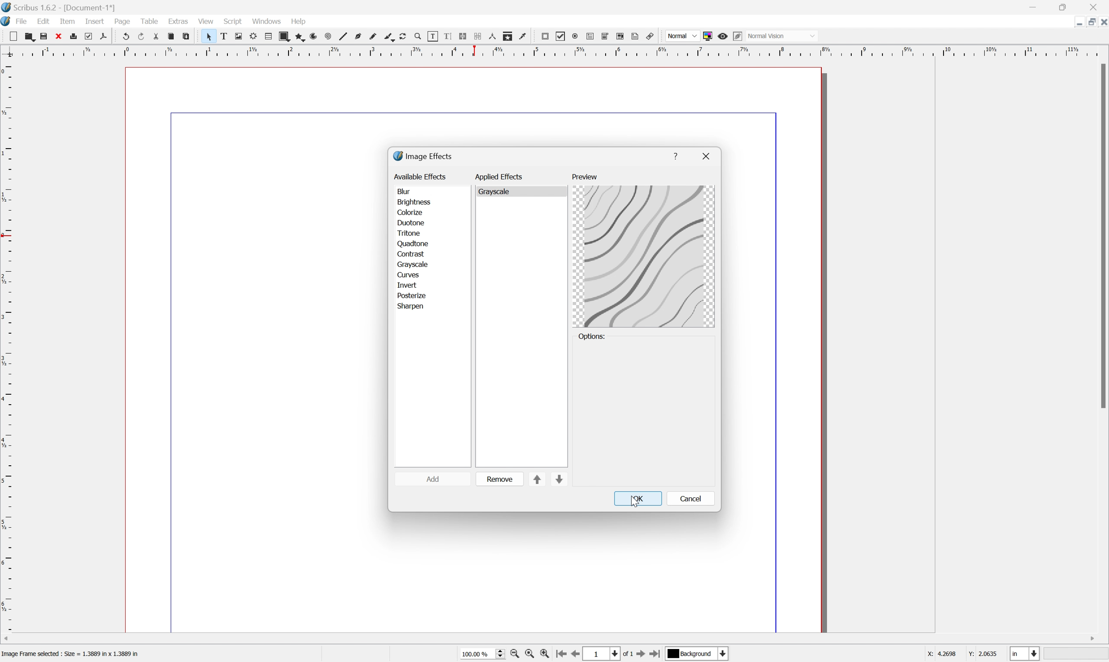 The width and height of the screenshot is (1109, 662). What do you see at coordinates (509, 35) in the screenshot?
I see `Copy item properties` at bounding box center [509, 35].